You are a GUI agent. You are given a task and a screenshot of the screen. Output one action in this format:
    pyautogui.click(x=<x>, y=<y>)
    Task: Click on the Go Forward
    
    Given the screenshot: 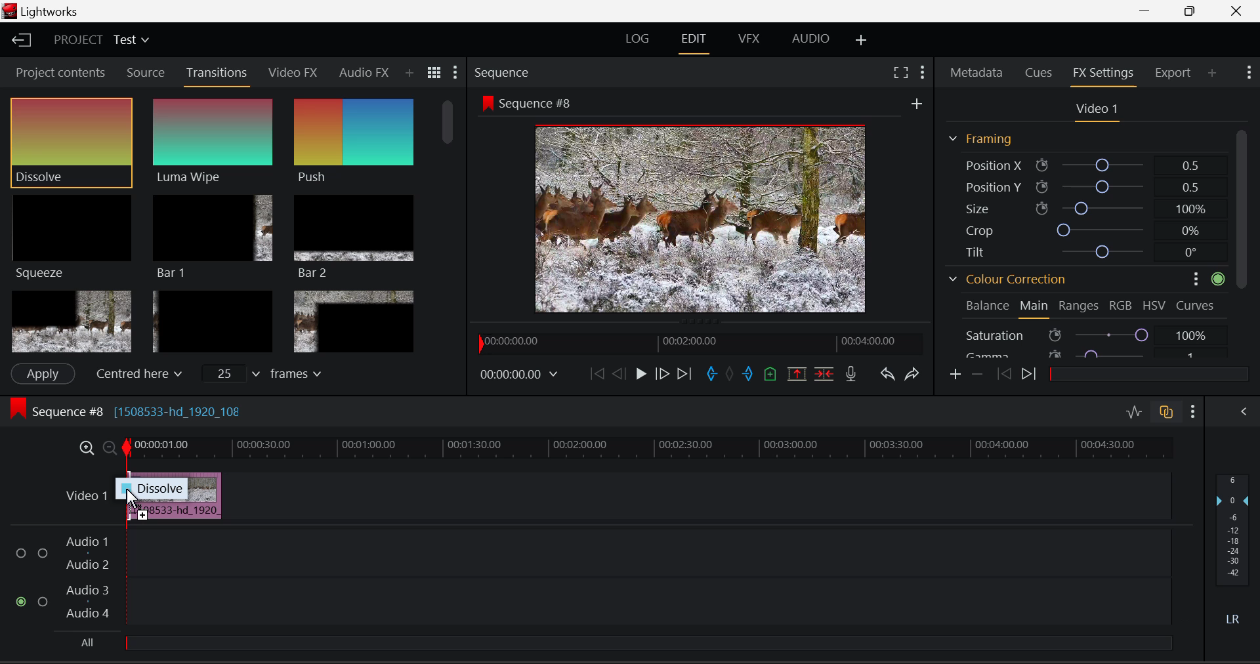 What is the action you would take?
    pyautogui.click(x=661, y=376)
    